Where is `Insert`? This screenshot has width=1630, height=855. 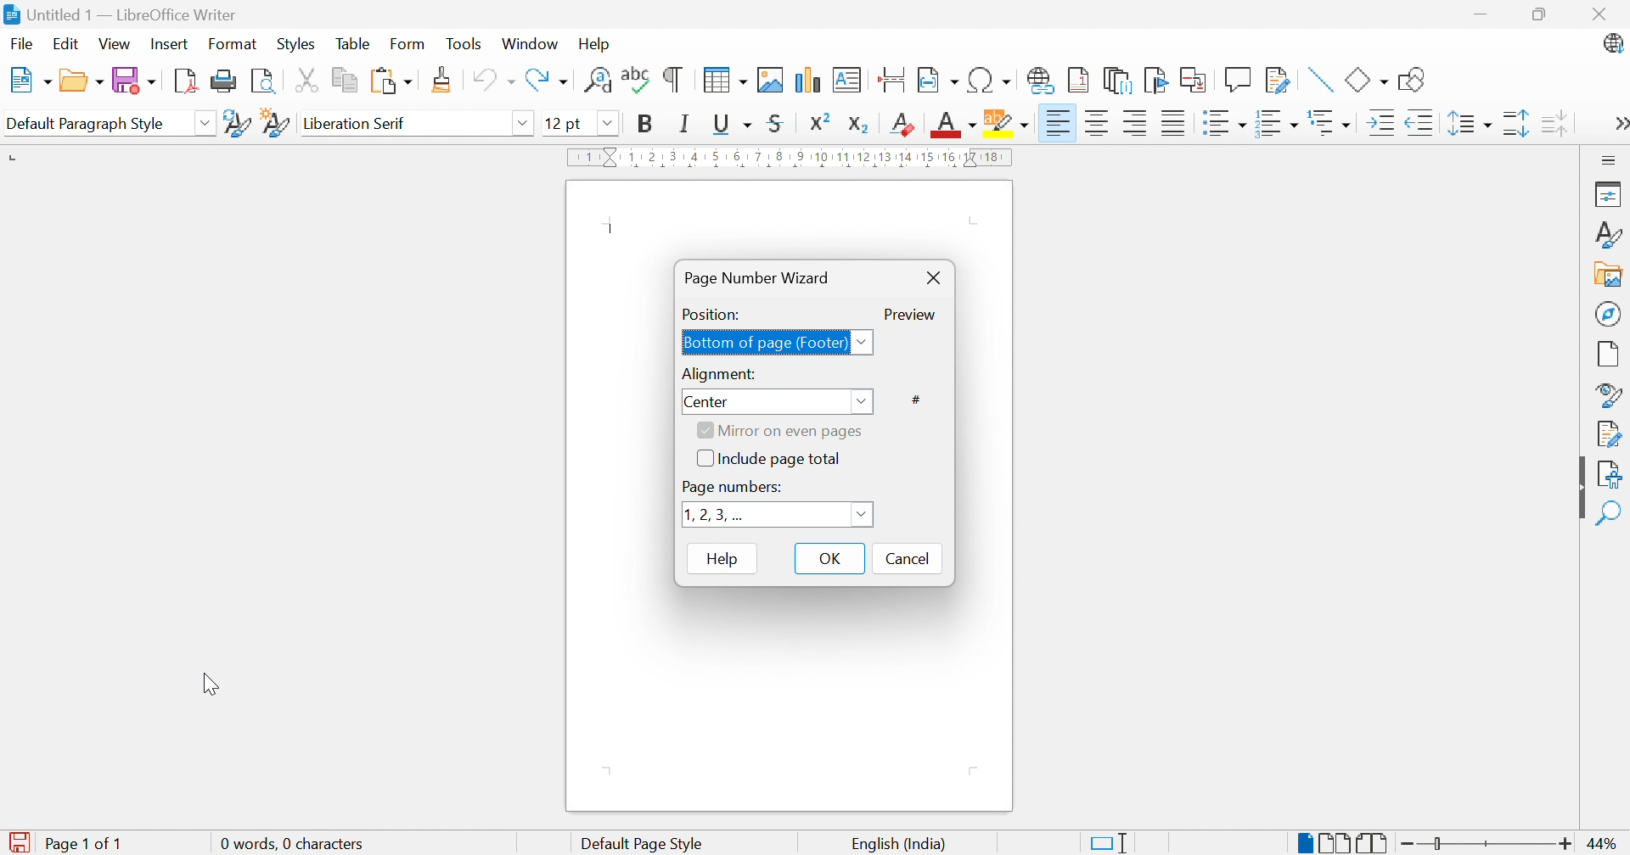
Insert is located at coordinates (168, 45).